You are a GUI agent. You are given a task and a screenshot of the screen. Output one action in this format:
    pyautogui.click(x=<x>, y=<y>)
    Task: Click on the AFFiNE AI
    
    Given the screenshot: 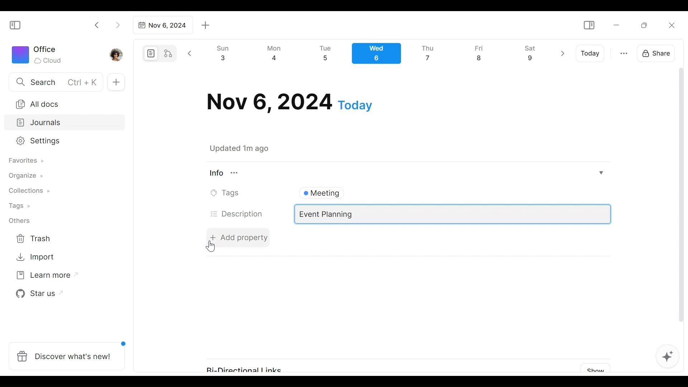 What is the action you would take?
    pyautogui.click(x=668, y=357)
    